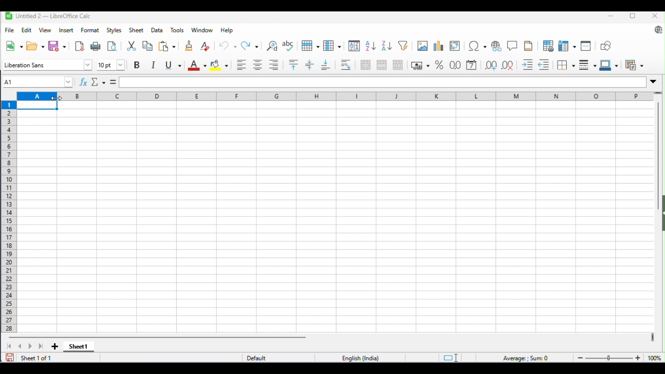  What do you see at coordinates (79, 45) in the screenshot?
I see `export as pdf` at bounding box center [79, 45].